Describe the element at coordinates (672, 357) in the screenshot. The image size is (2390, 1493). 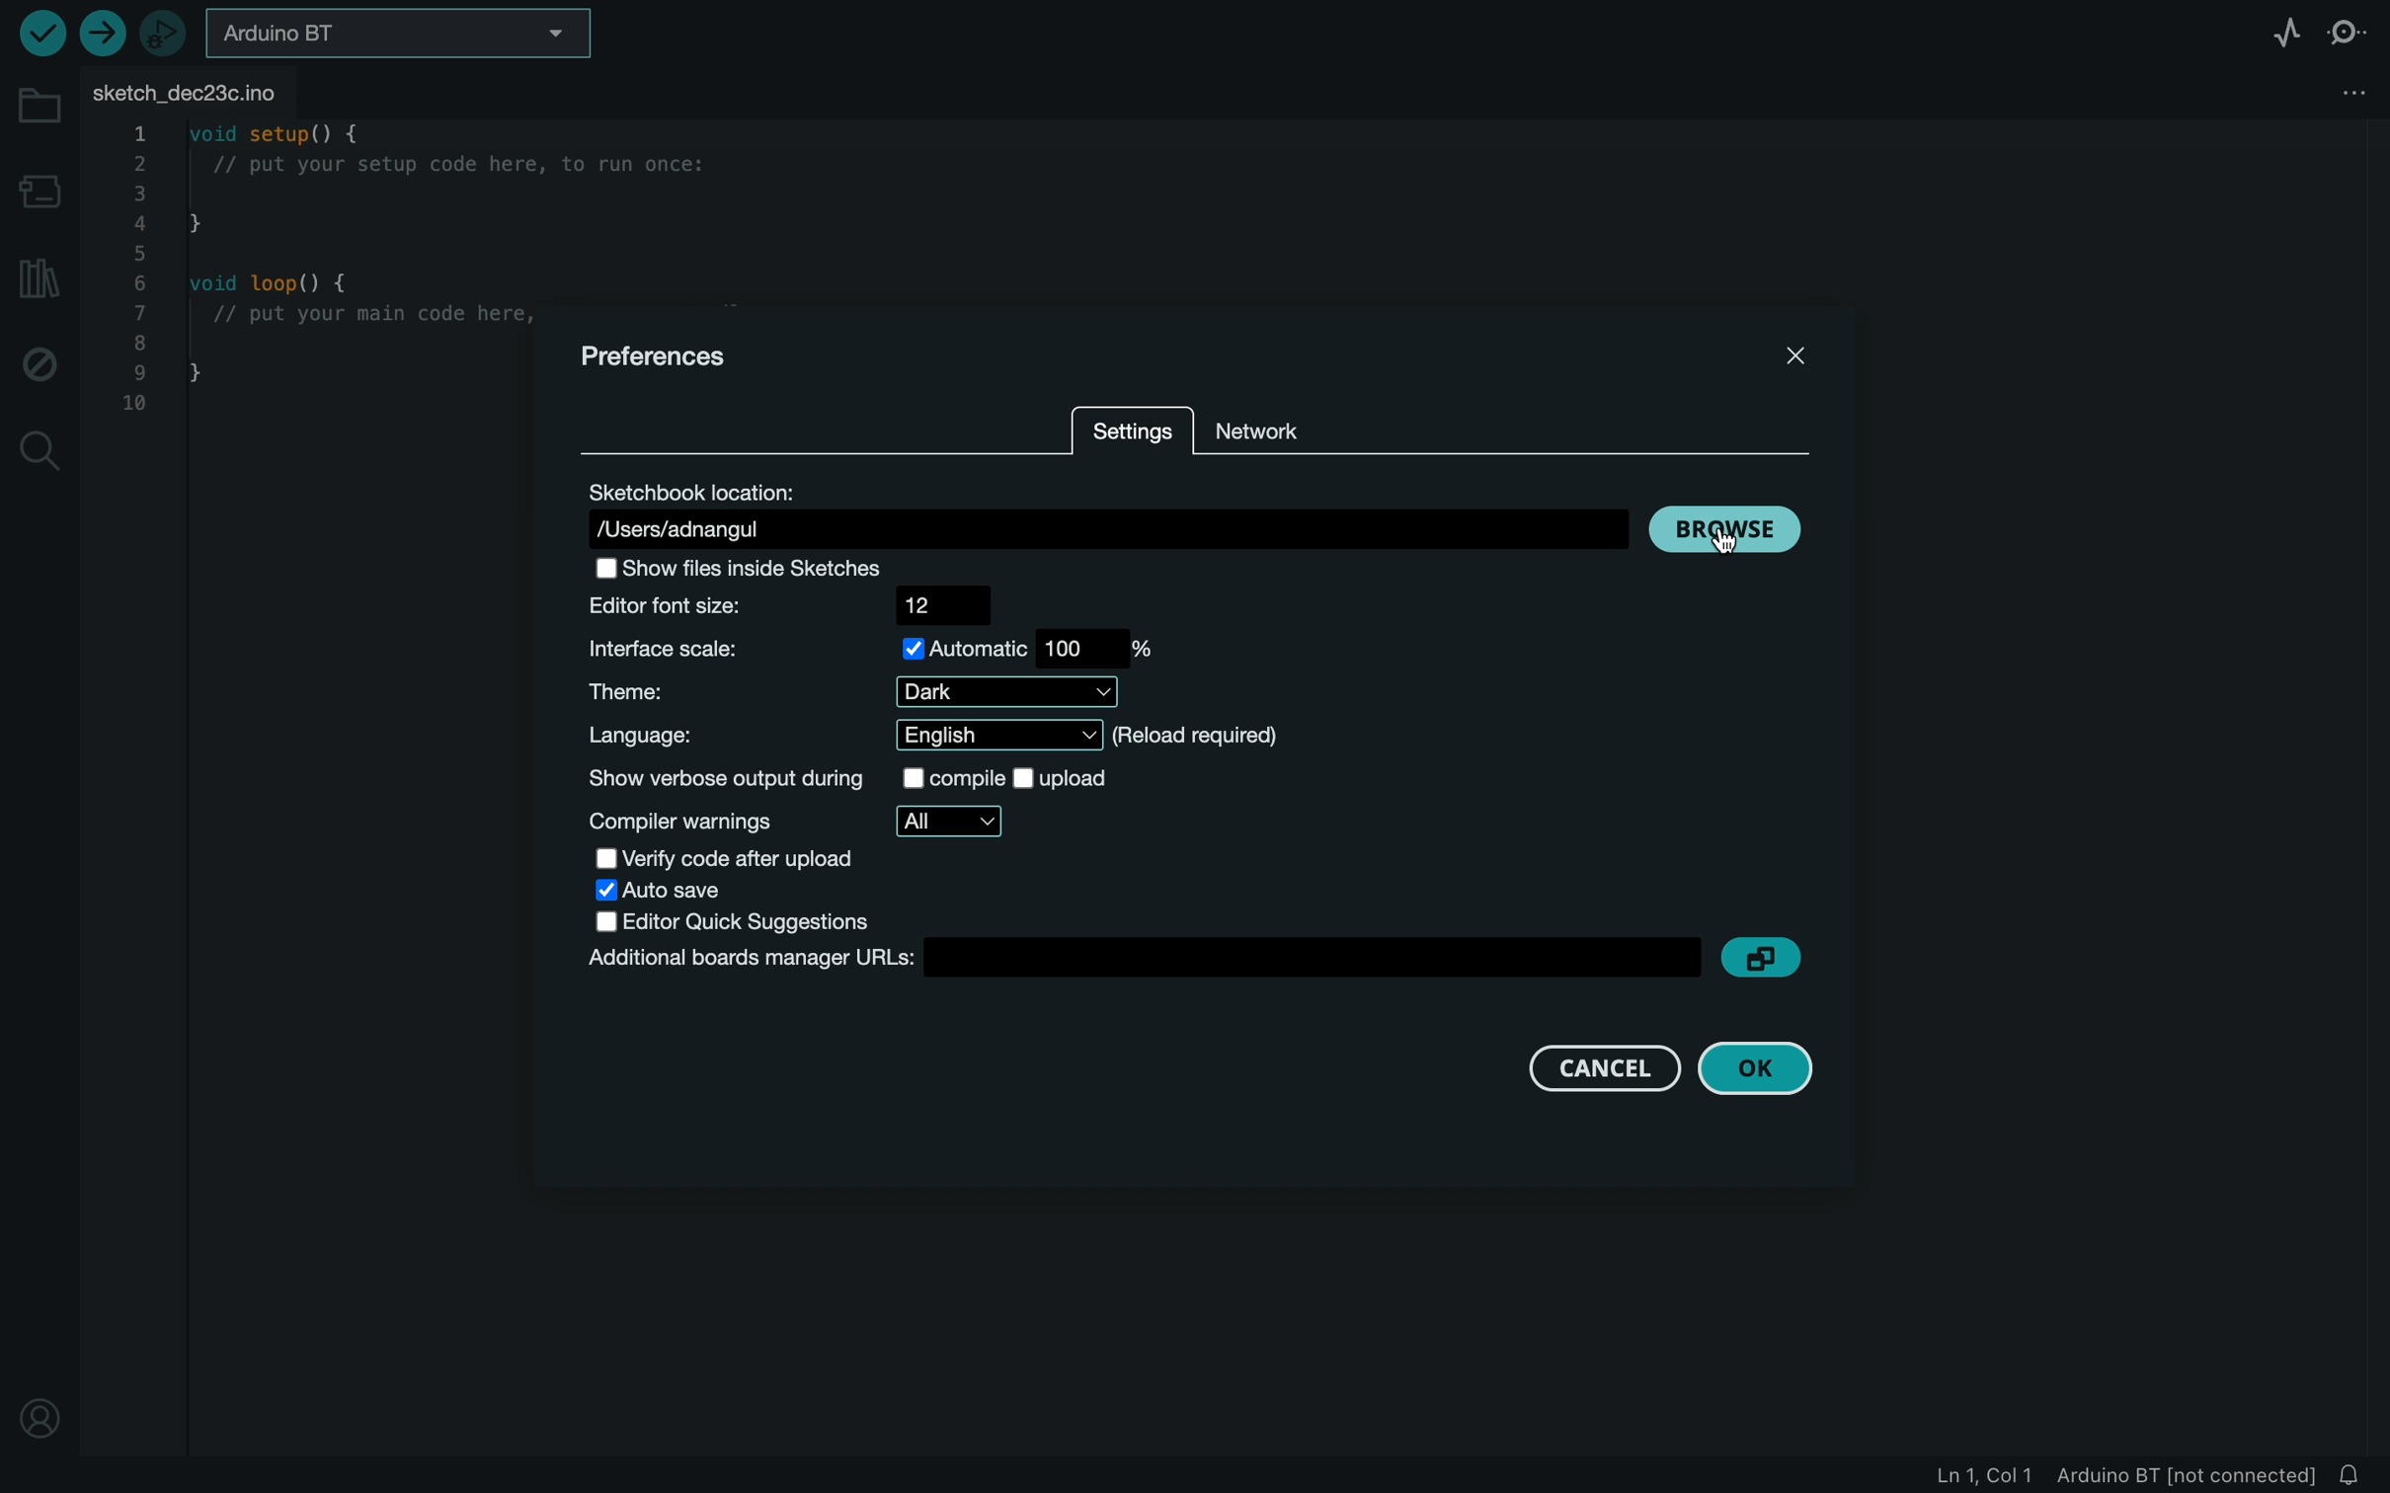
I see `preferences` at that location.